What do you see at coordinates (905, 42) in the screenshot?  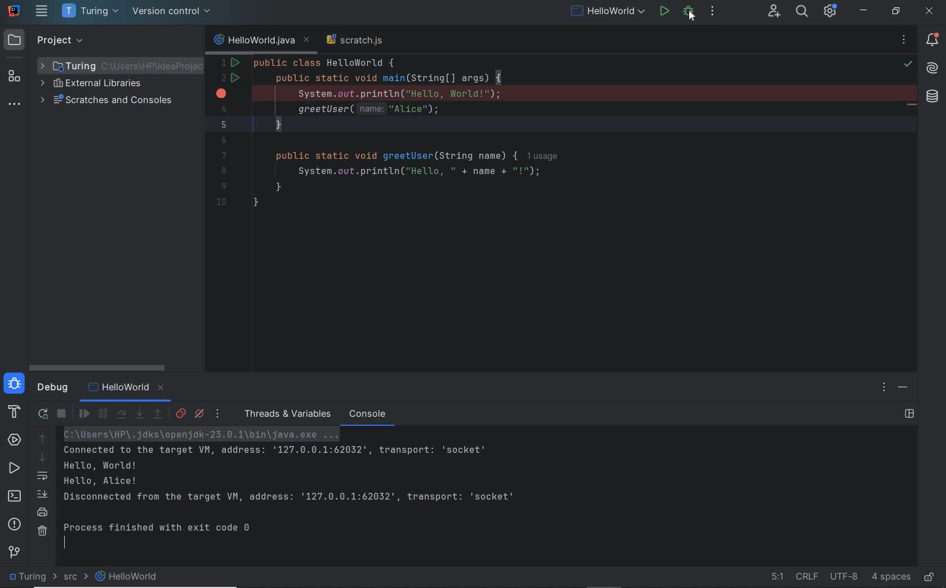 I see `recent files, tab actions` at bounding box center [905, 42].